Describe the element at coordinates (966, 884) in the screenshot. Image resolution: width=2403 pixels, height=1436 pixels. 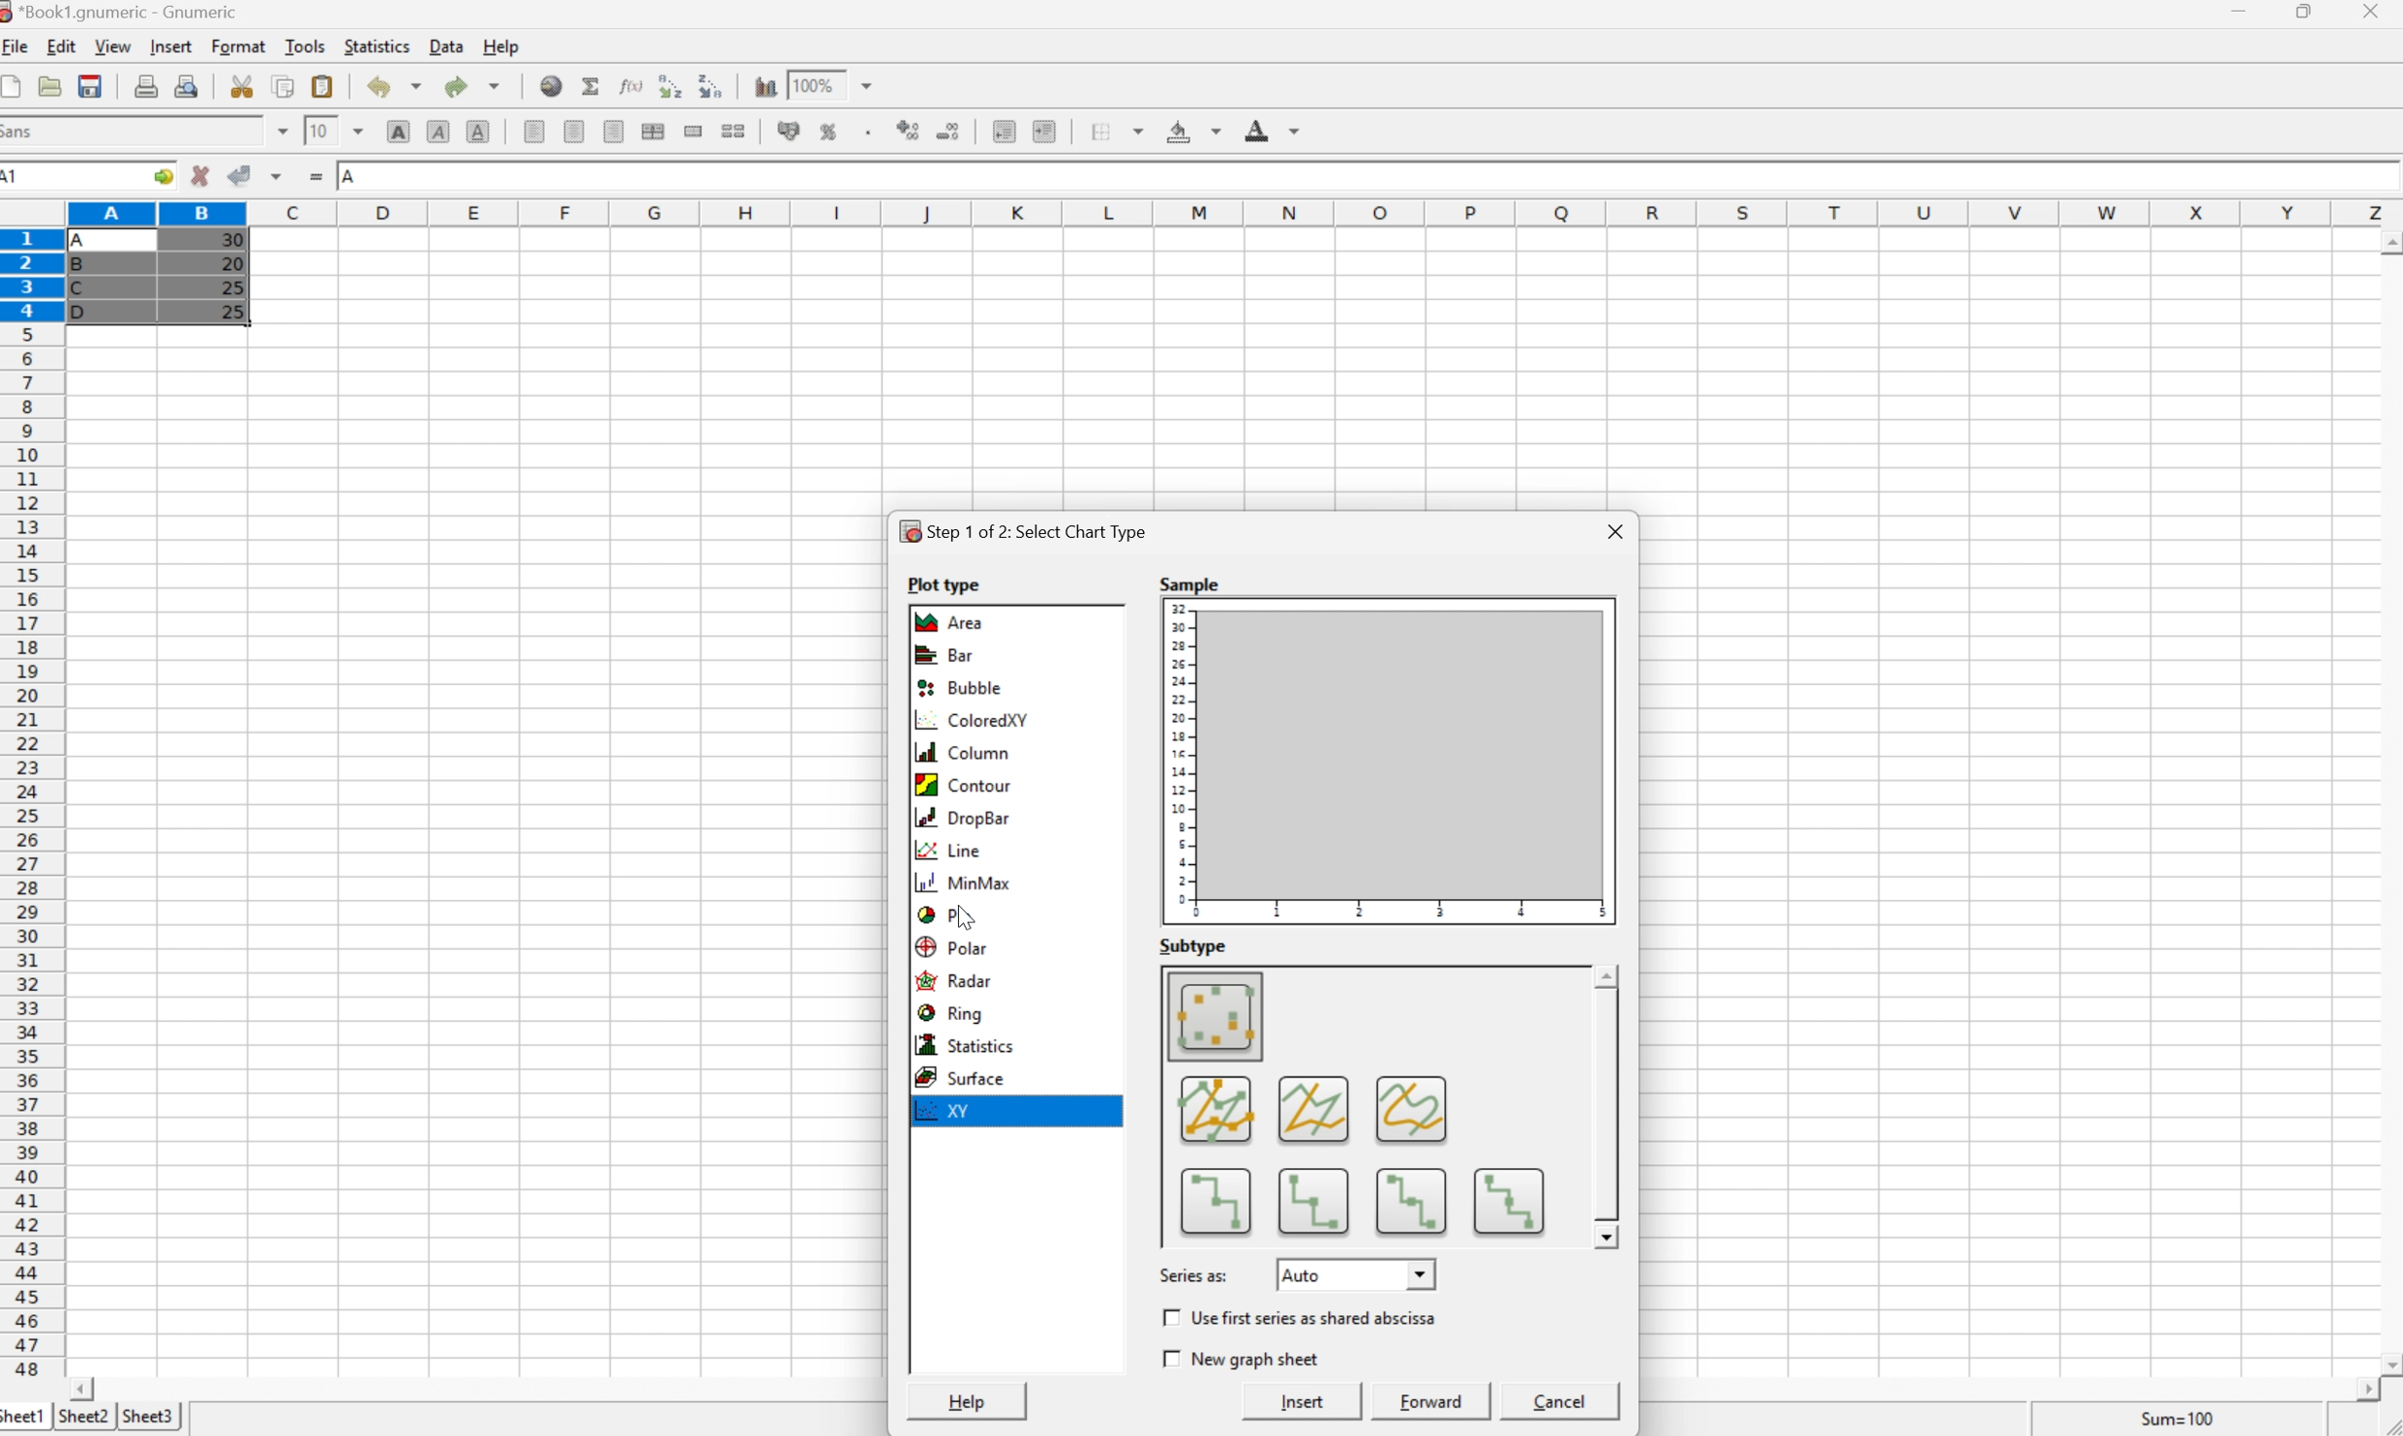
I see `MinMax` at that location.